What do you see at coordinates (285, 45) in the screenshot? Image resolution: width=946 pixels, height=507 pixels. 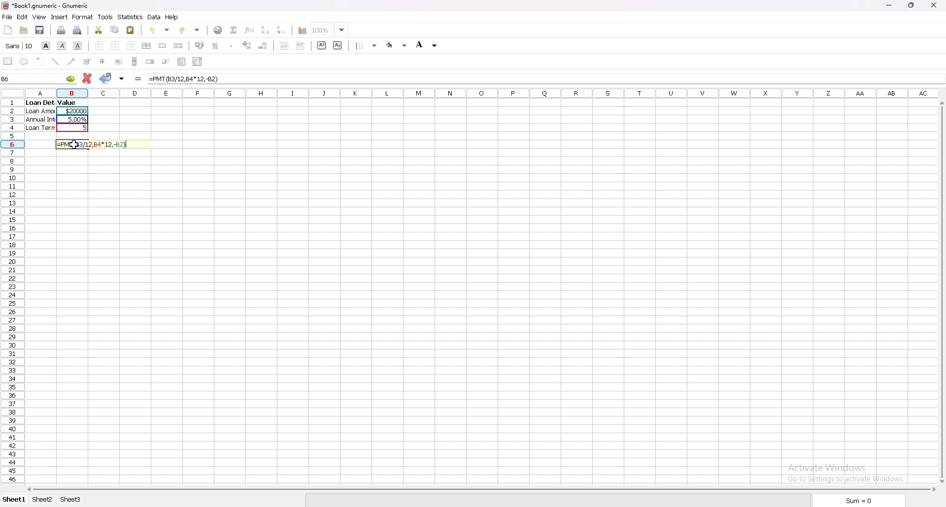 I see `decrease indent` at bounding box center [285, 45].